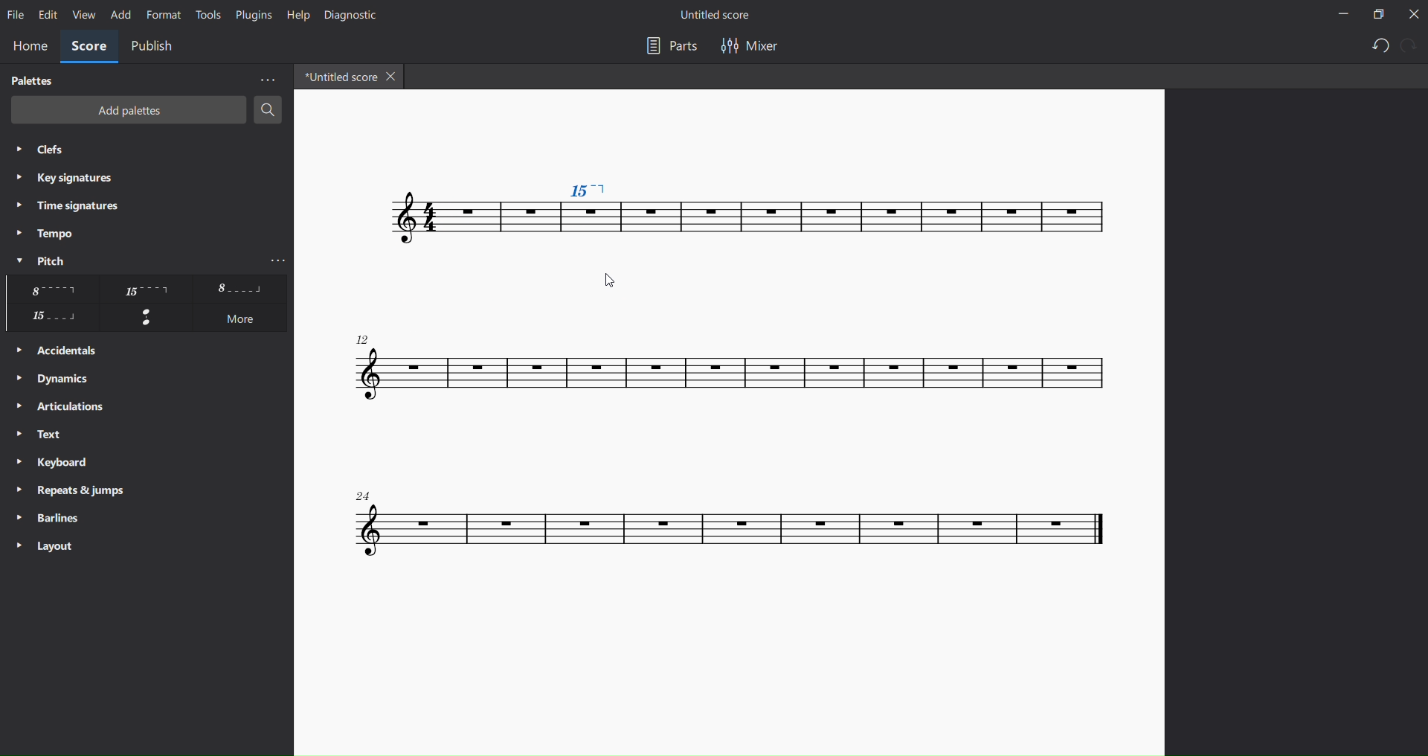 The height and width of the screenshot is (756, 1428). What do you see at coordinates (45, 435) in the screenshot?
I see `text` at bounding box center [45, 435].